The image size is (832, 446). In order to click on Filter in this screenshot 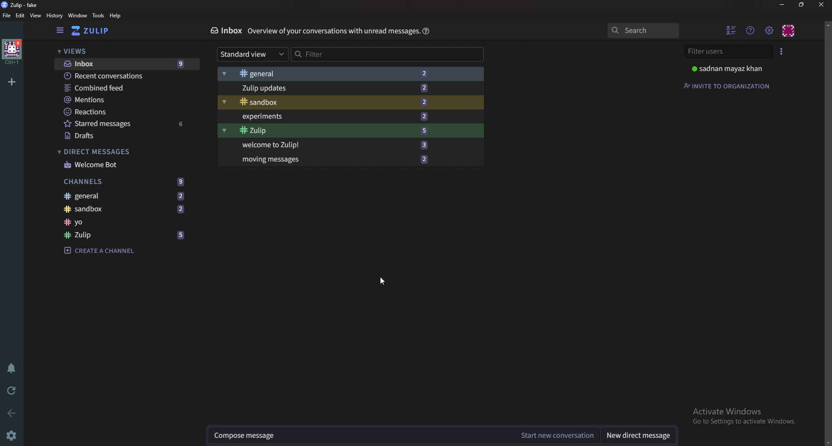, I will do `click(383, 55)`.